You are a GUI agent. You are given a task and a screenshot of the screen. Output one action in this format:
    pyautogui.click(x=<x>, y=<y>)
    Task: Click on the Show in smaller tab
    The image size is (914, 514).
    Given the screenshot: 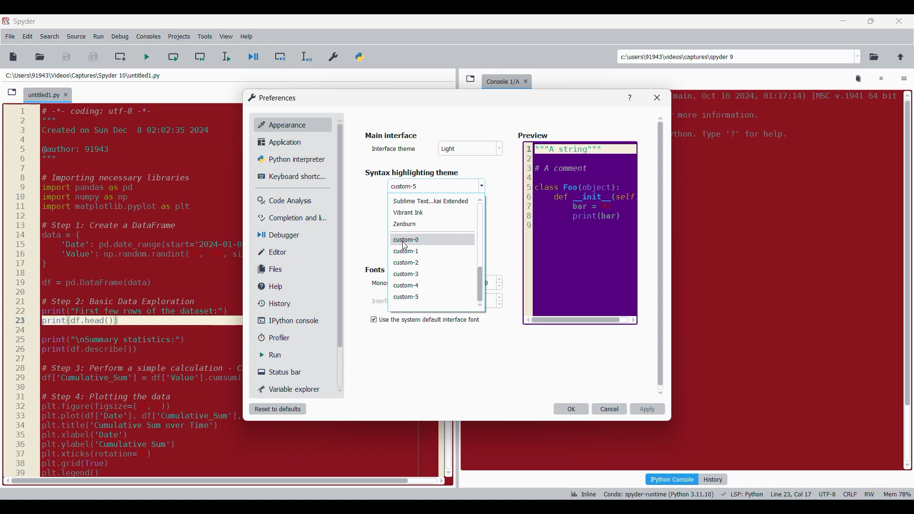 What is the action you would take?
    pyautogui.click(x=871, y=21)
    